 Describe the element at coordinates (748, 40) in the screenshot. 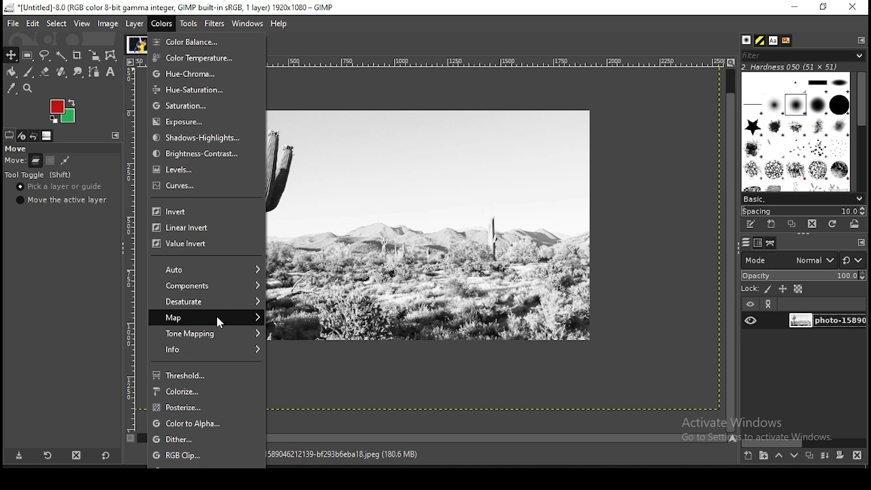

I see `brushes` at that location.